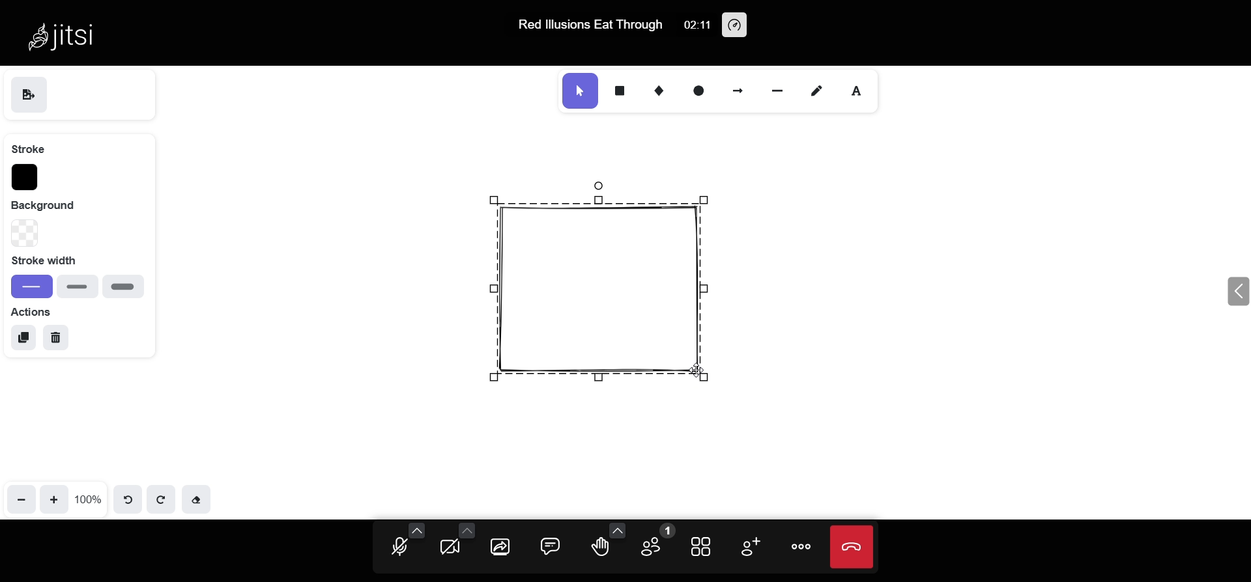  I want to click on zoom in, so click(54, 498).